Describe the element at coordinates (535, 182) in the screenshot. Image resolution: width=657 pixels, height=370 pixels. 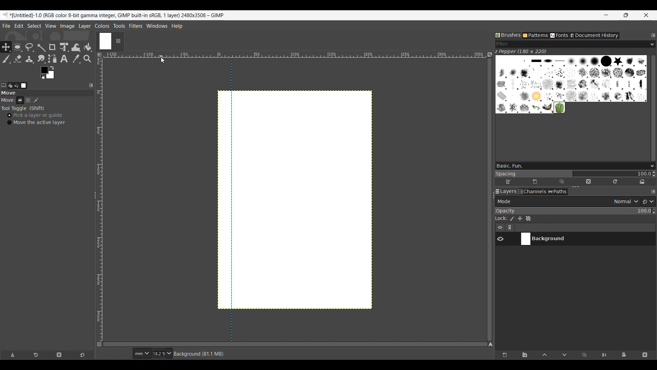
I see `Create new brush` at that location.